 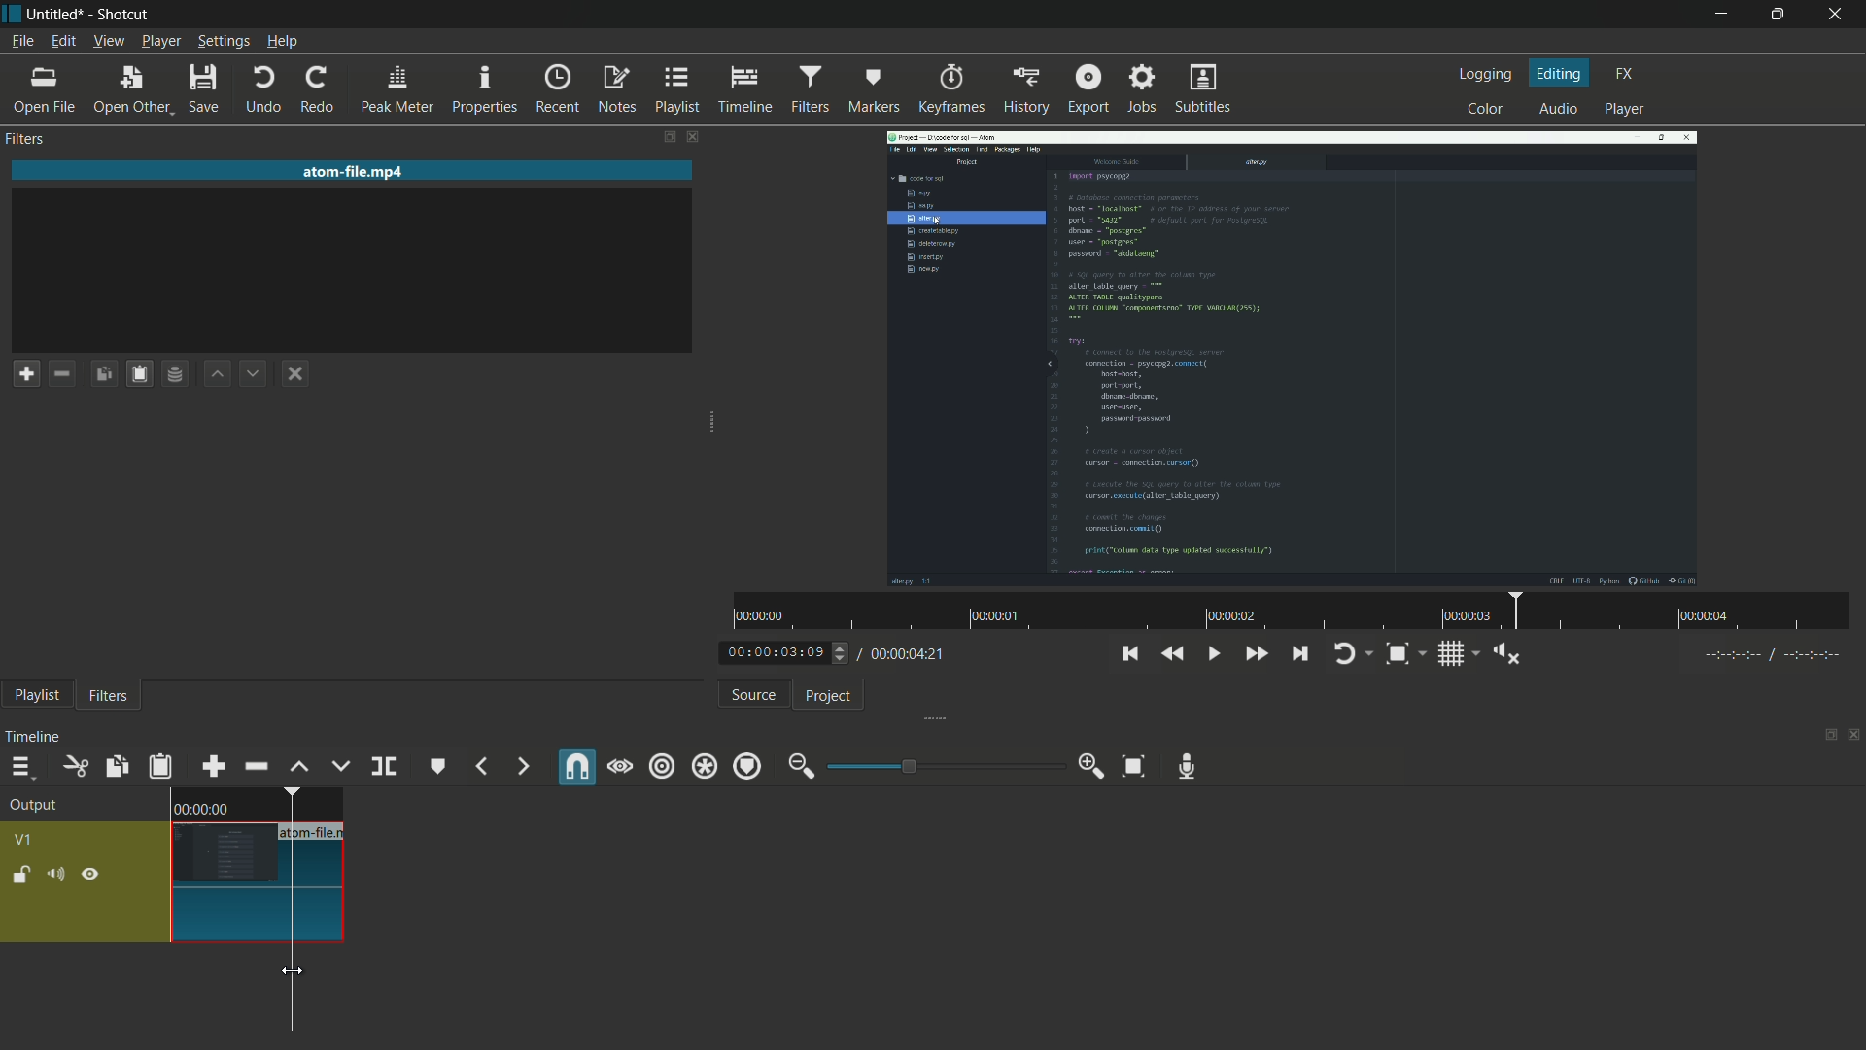 What do you see at coordinates (284, 43) in the screenshot?
I see `help menu` at bounding box center [284, 43].